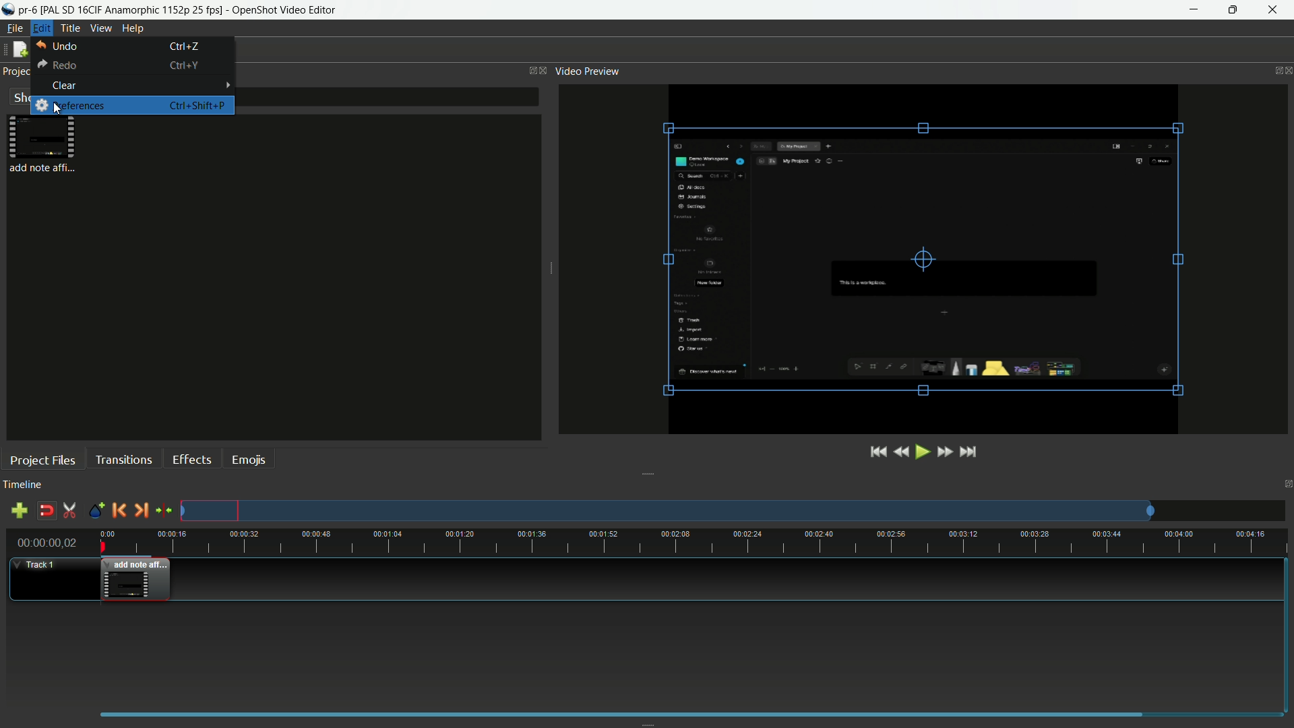 This screenshot has height=728, width=1294. What do you see at coordinates (119, 510) in the screenshot?
I see `previous marker` at bounding box center [119, 510].